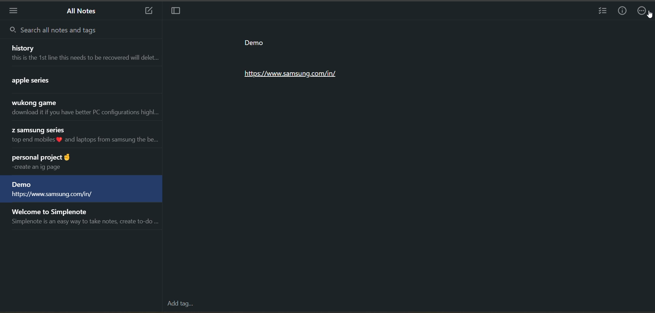  Describe the element at coordinates (14, 12) in the screenshot. I see `menu` at that location.